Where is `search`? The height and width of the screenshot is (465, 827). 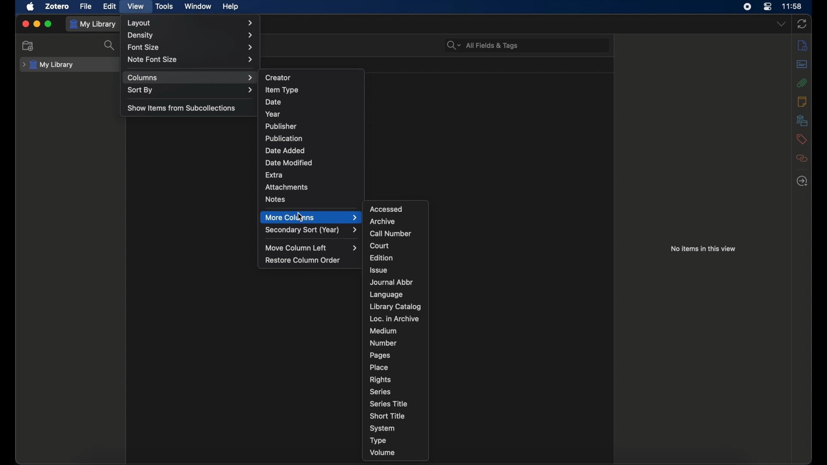
search is located at coordinates (112, 46).